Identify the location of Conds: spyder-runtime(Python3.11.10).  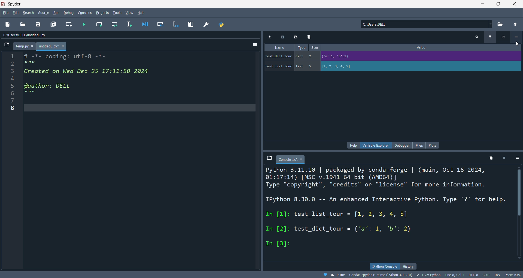
(382, 275).